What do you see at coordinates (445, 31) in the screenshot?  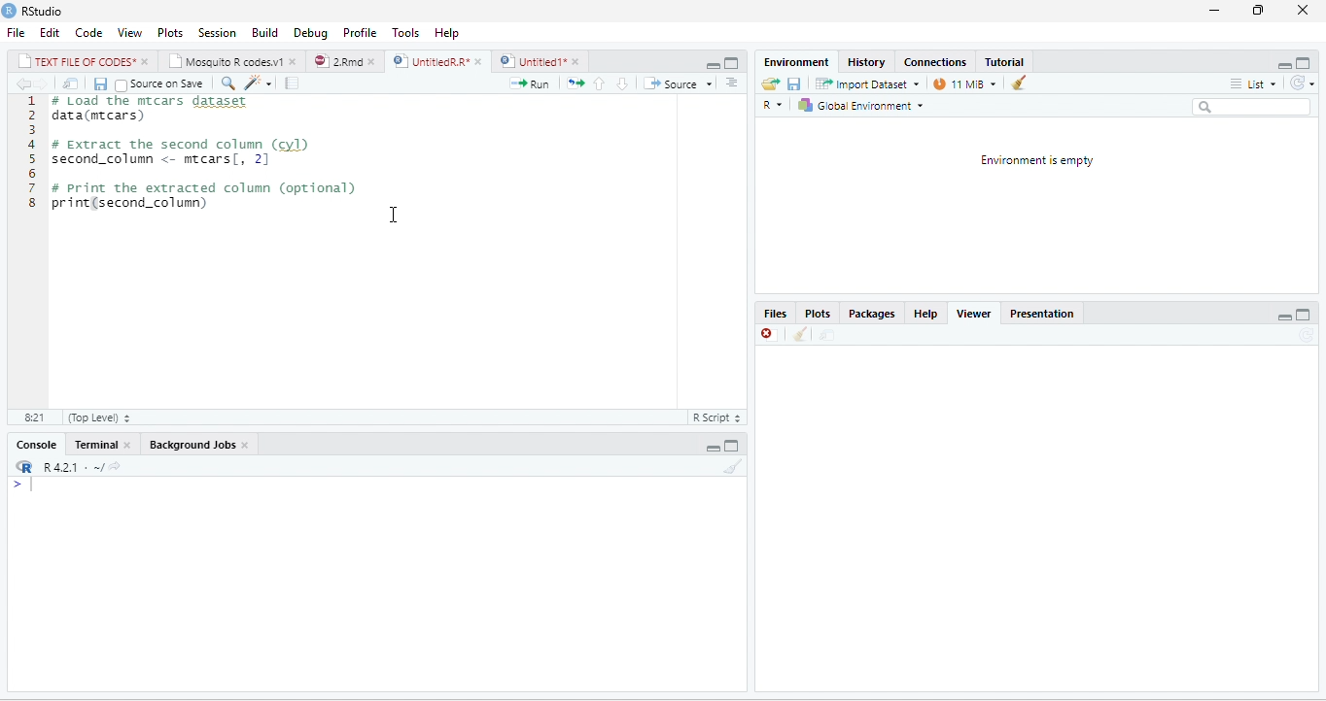 I see `help` at bounding box center [445, 31].